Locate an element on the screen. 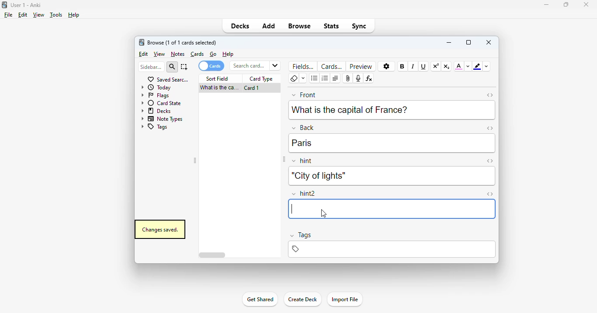 The height and width of the screenshot is (313, 597). stats is located at coordinates (332, 26).